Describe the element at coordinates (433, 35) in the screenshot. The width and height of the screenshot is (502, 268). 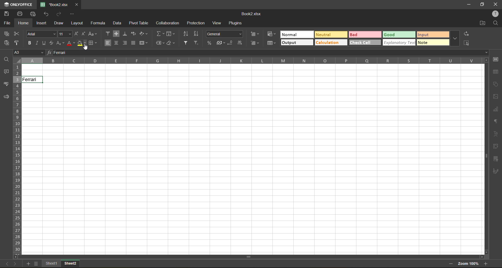
I see `input` at that location.